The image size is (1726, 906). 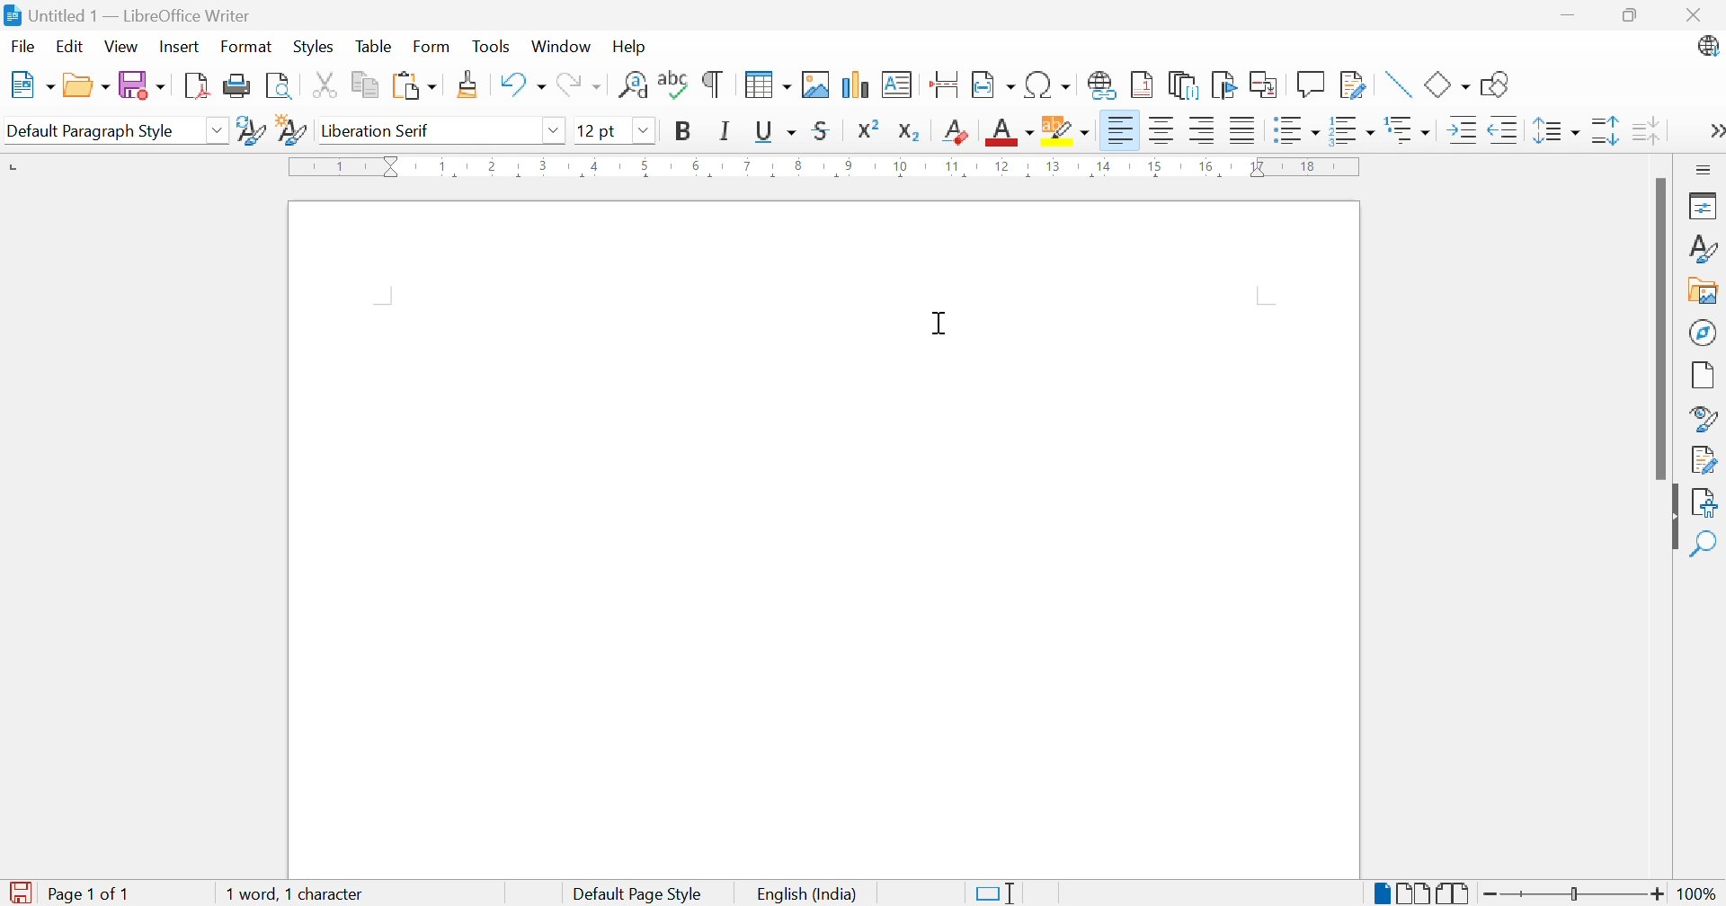 I want to click on Find, so click(x=1708, y=545).